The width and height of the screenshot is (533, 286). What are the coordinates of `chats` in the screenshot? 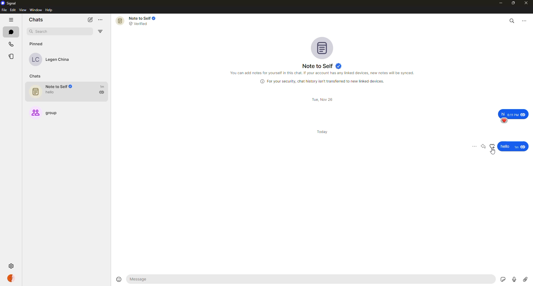 It's located at (11, 32).